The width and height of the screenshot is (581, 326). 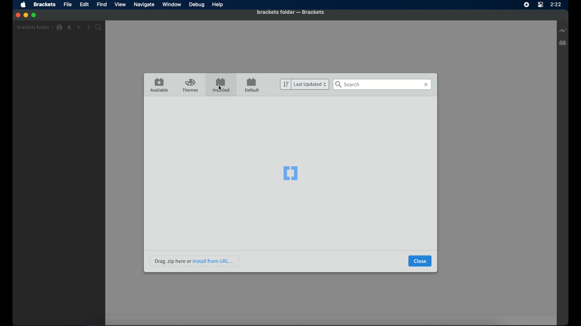 I want to click on brackets folder - brackets, so click(x=290, y=12).